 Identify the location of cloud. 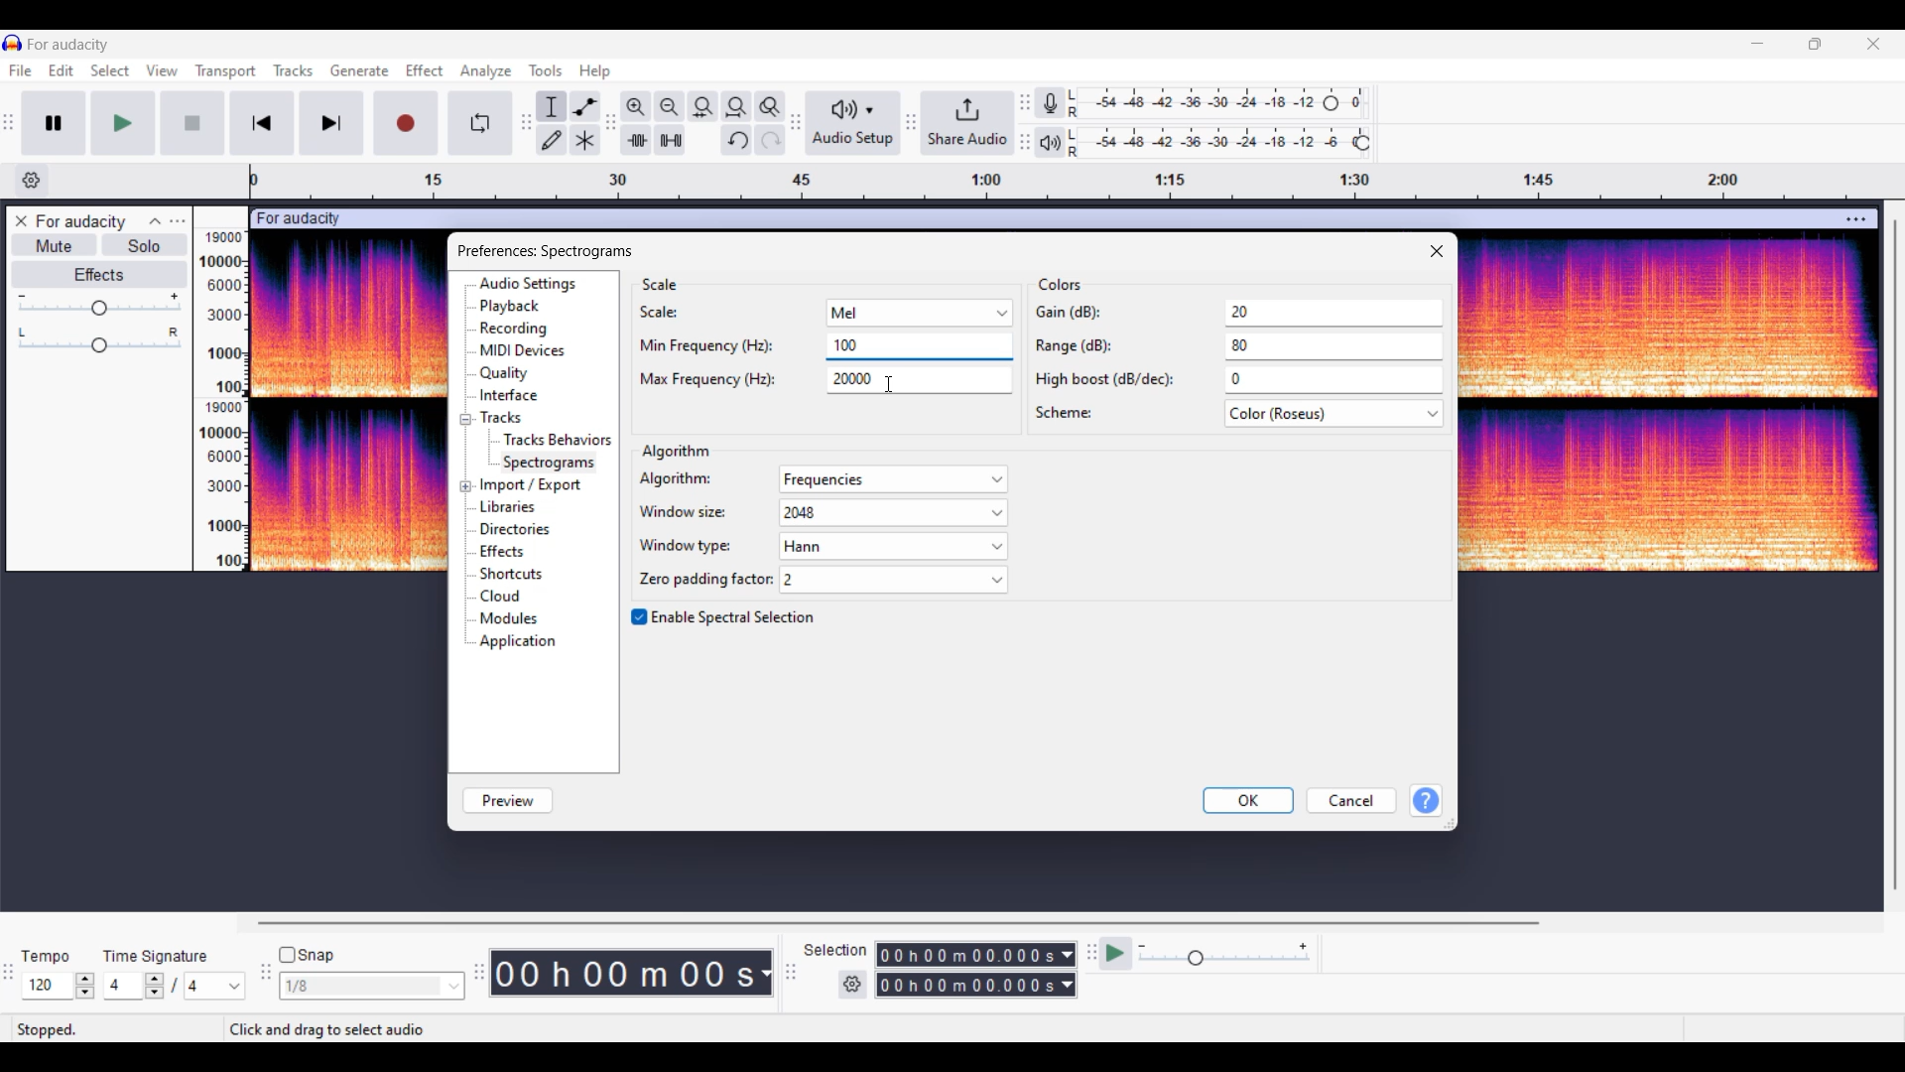
(508, 598).